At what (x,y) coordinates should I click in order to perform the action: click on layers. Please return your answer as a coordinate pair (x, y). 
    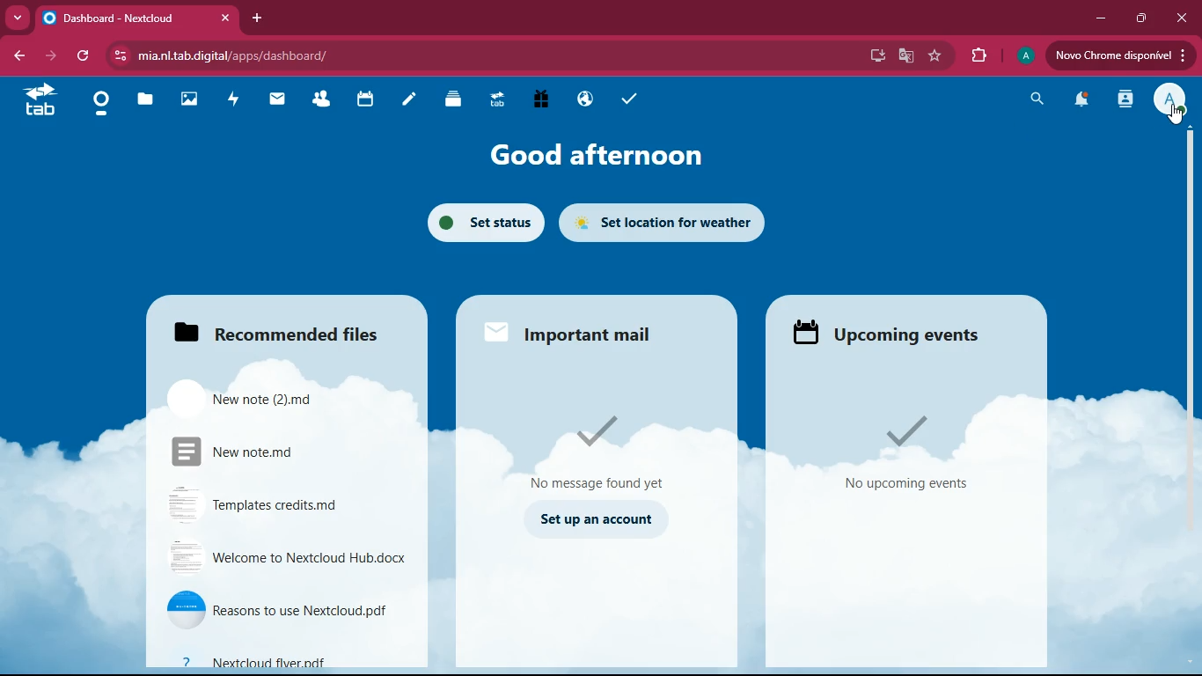
    Looking at the image, I should click on (456, 101).